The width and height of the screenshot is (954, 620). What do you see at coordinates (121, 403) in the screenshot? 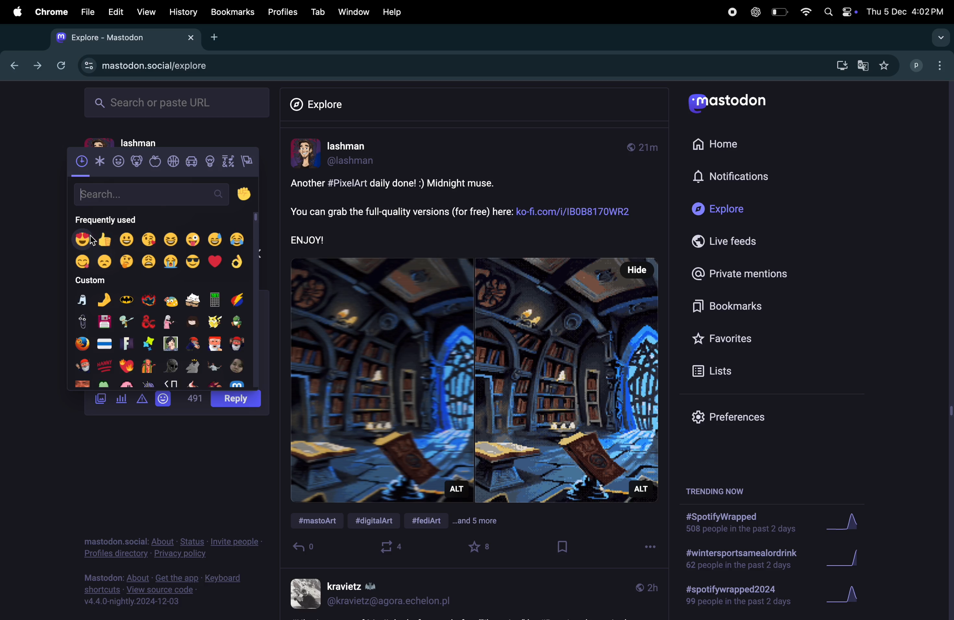
I see `poll` at bounding box center [121, 403].